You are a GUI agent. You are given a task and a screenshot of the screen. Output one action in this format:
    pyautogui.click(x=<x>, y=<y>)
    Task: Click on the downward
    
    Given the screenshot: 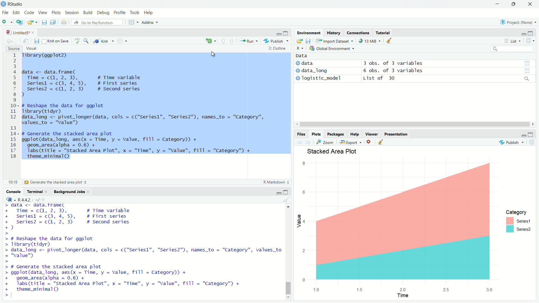 What is the action you would take?
    pyautogui.click(x=233, y=42)
    